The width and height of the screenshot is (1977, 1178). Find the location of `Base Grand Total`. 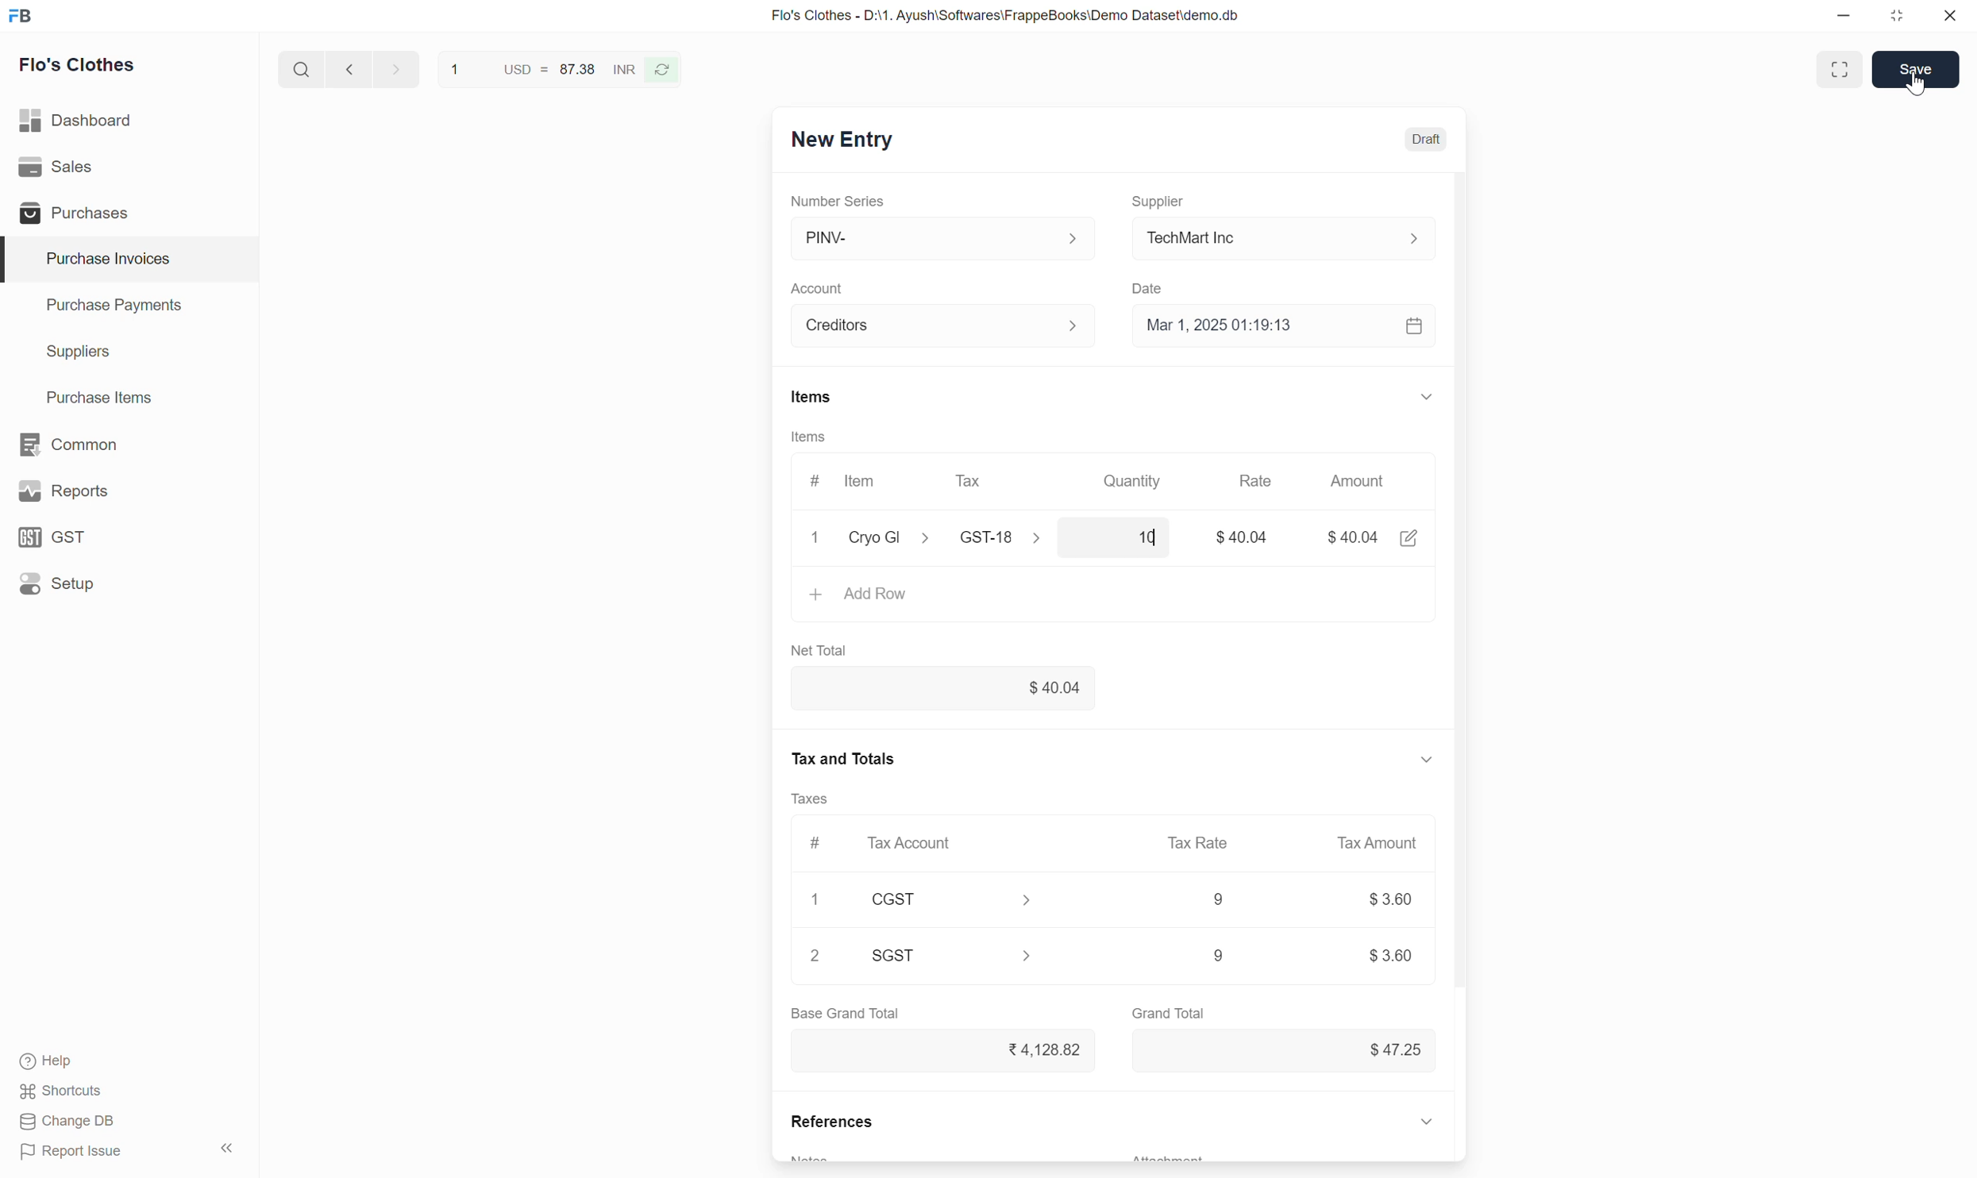

Base Grand Total is located at coordinates (845, 1013).